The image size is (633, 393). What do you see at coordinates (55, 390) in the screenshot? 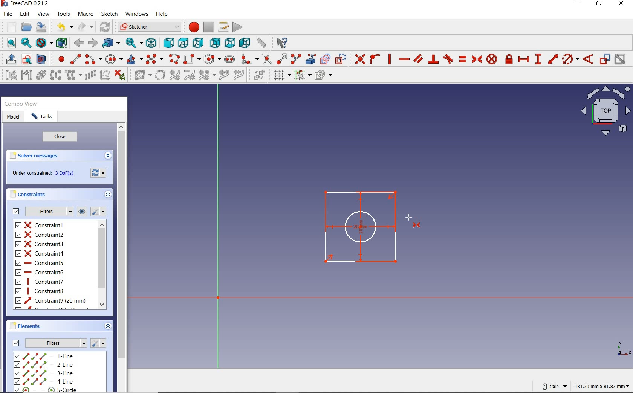
I see `5-circle` at bounding box center [55, 390].